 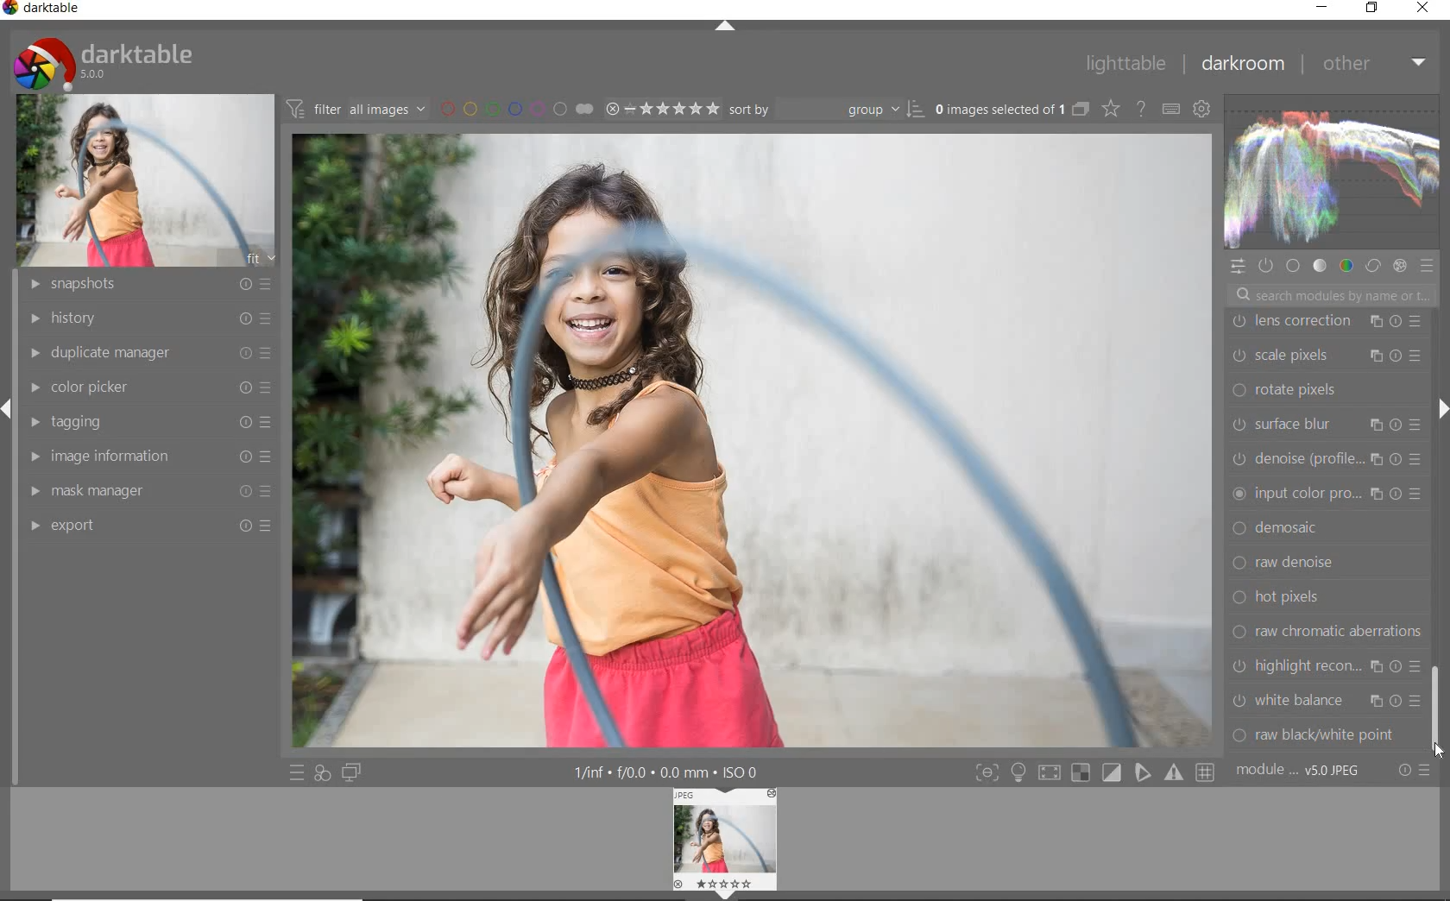 I want to click on enable for online help, so click(x=1140, y=109).